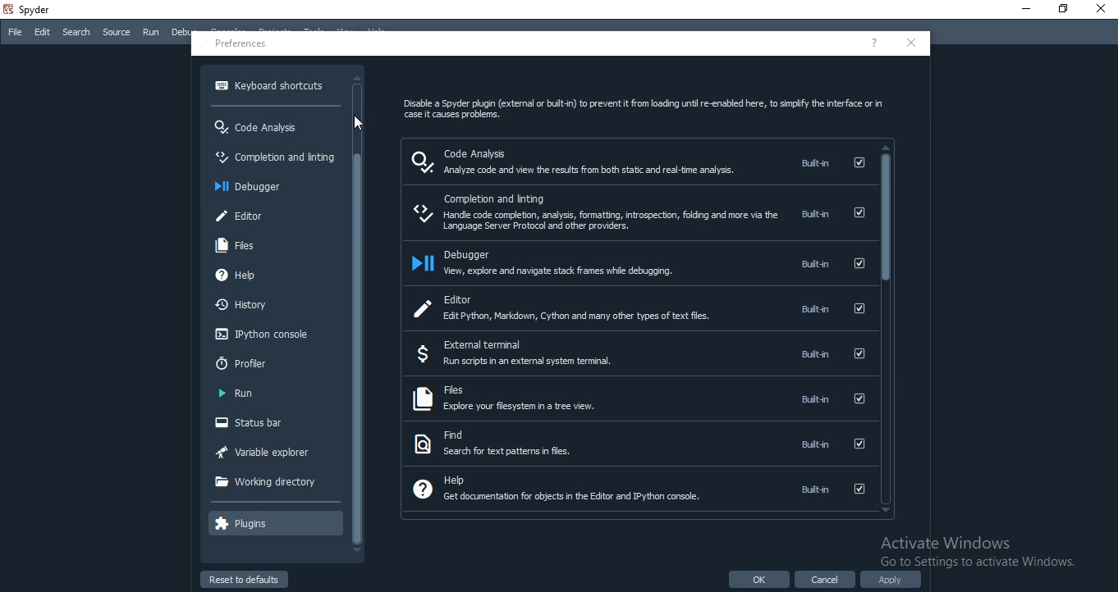  Describe the element at coordinates (827, 581) in the screenshot. I see `cancel ` at that location.